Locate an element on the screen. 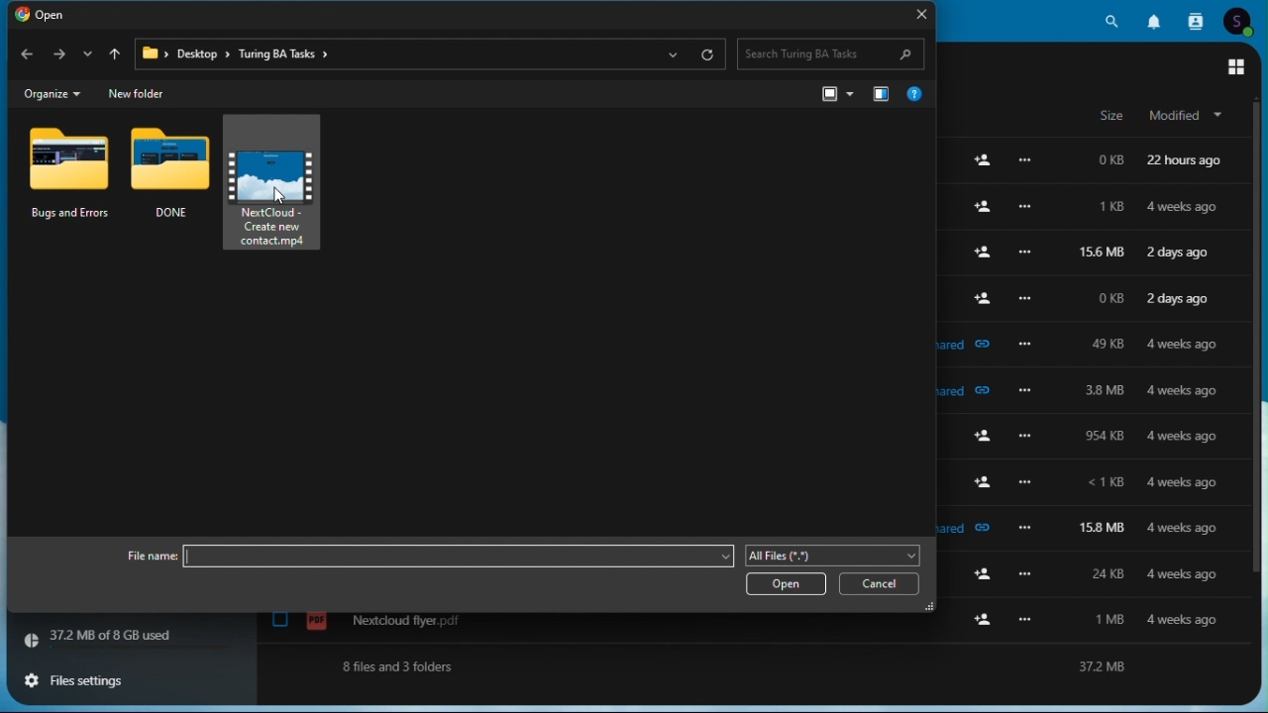 This screenshot has width=1268, height=713. add user is located at coordinates (986, 619).